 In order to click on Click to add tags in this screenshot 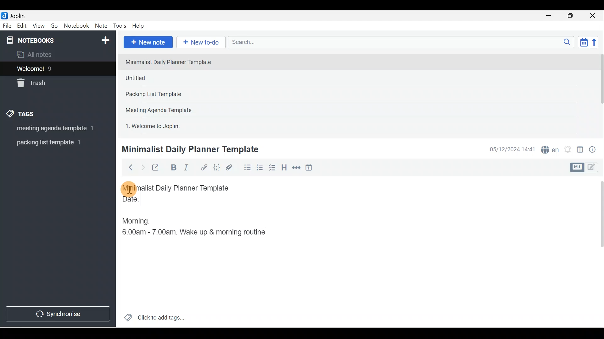, I will do `click(152, 317)`.